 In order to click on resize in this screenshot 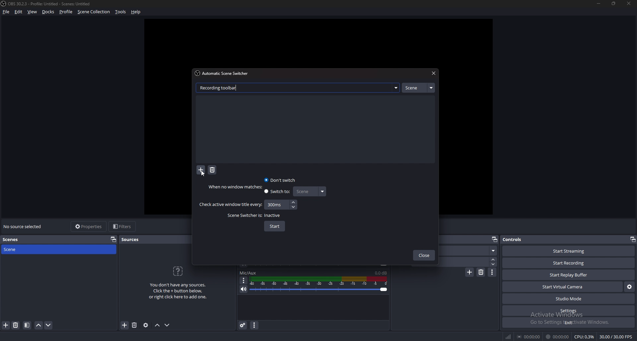, I will do `click(614, 3)`.